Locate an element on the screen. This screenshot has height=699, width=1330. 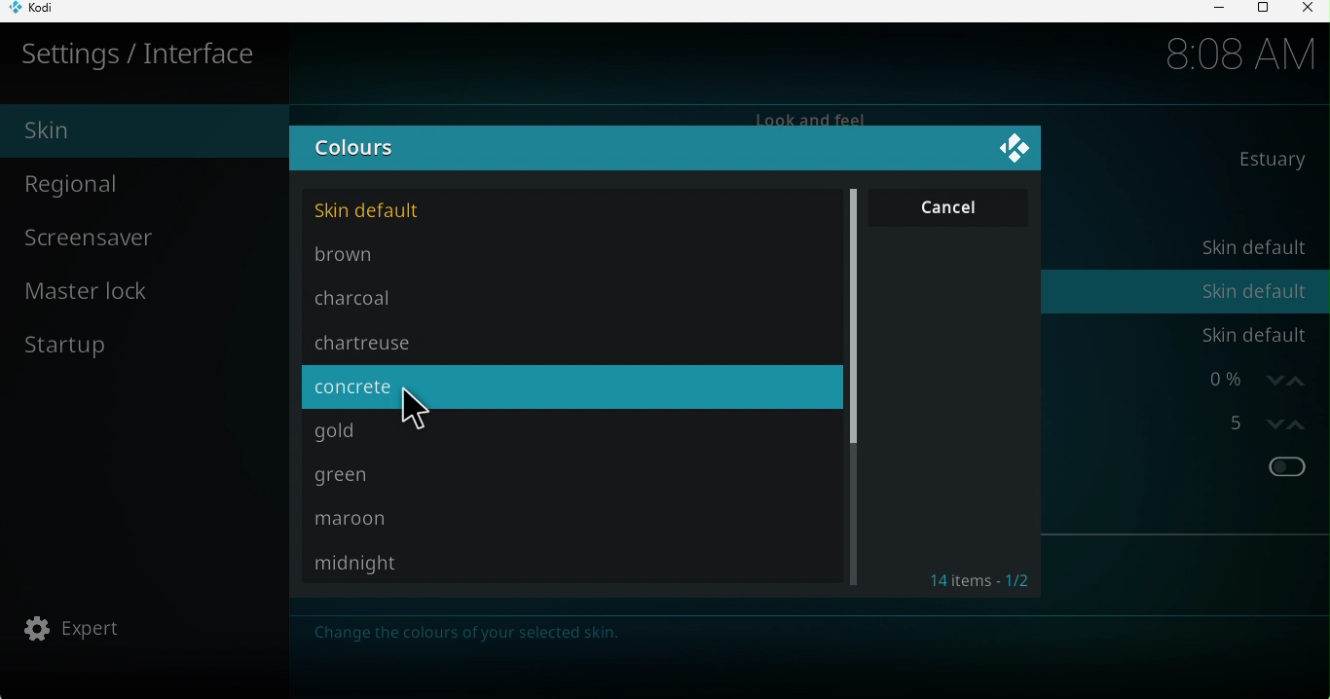
Maroon is located at coordinates (563, 522).